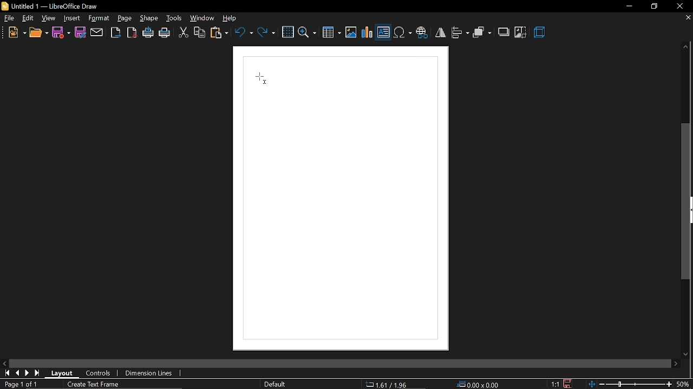 This screenshot has width=693, height=389. Describe the element at coordinates (94, 385) in the screenshot. I see `create text frame` at that location.